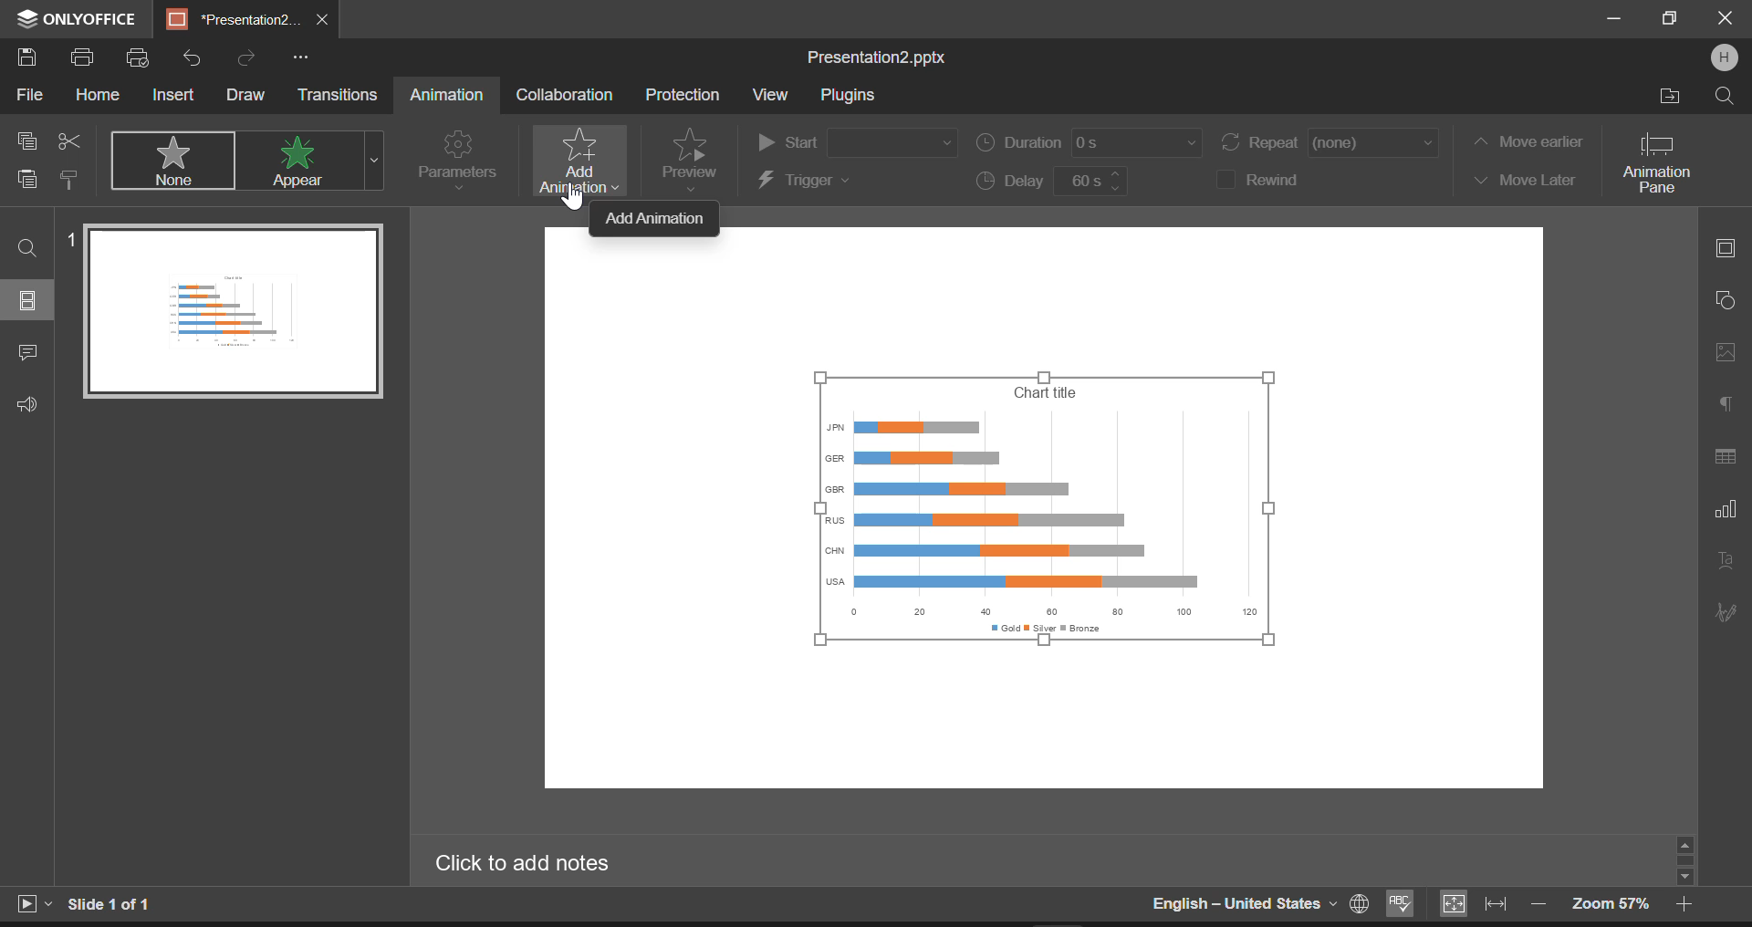 Image resolution: width=1752 pixels, height=927 pixels. Describe the element at coordinates (225, 310) in the screenshot. I see `Slide 1` at that location.